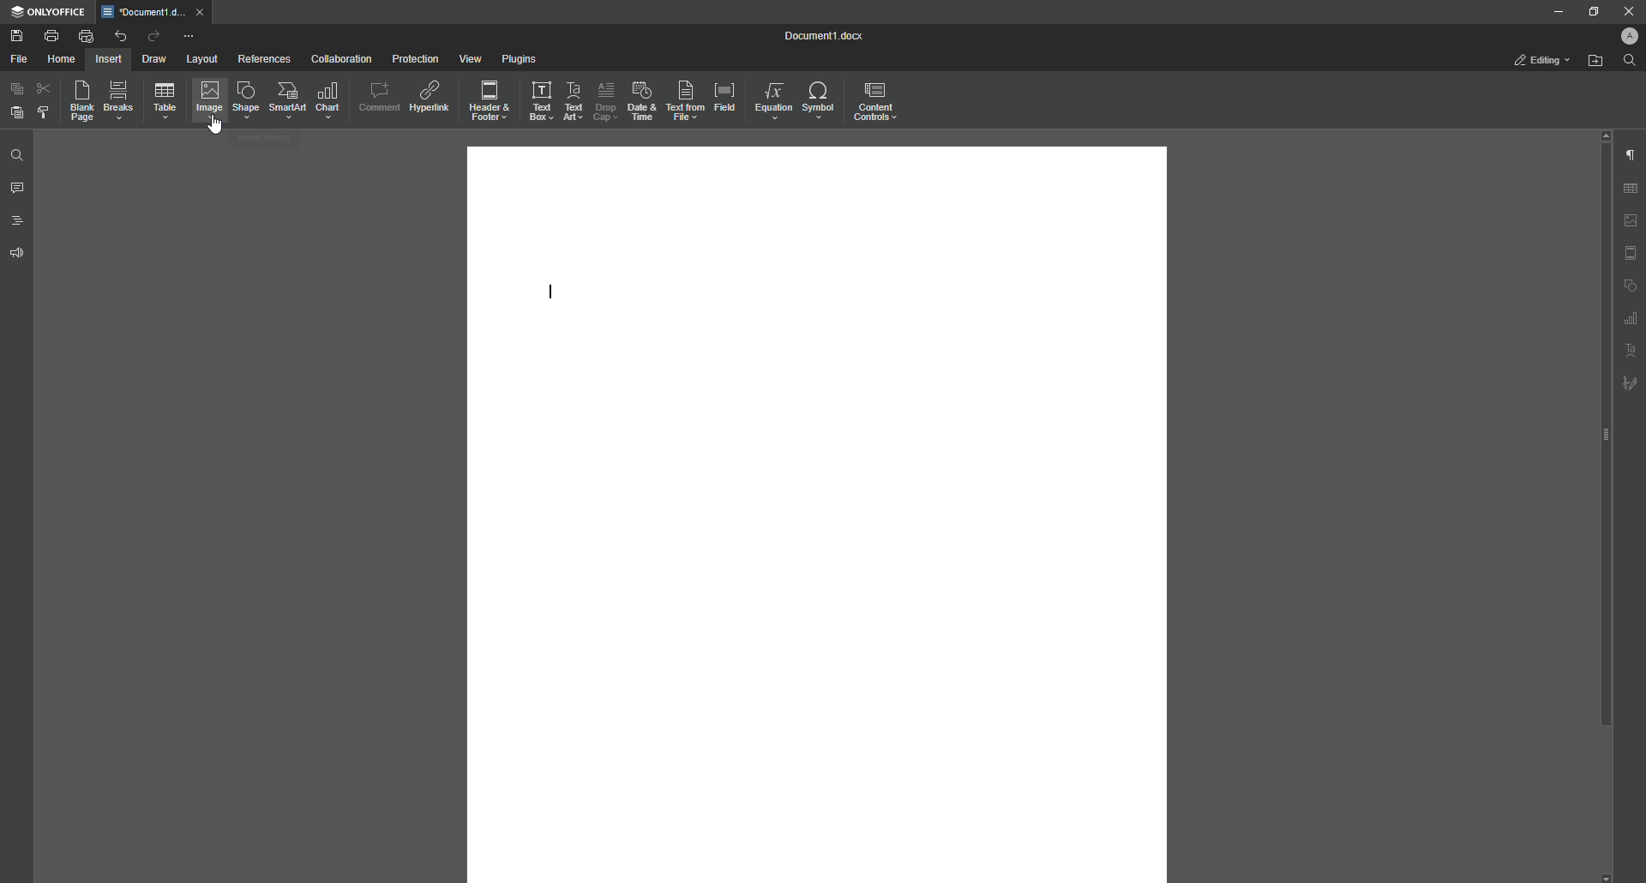 The width and height of the screenshot is (1646, 883). Describe the element at coordinates (18, 254) in the screenshot. I see `Feedback` at that location.